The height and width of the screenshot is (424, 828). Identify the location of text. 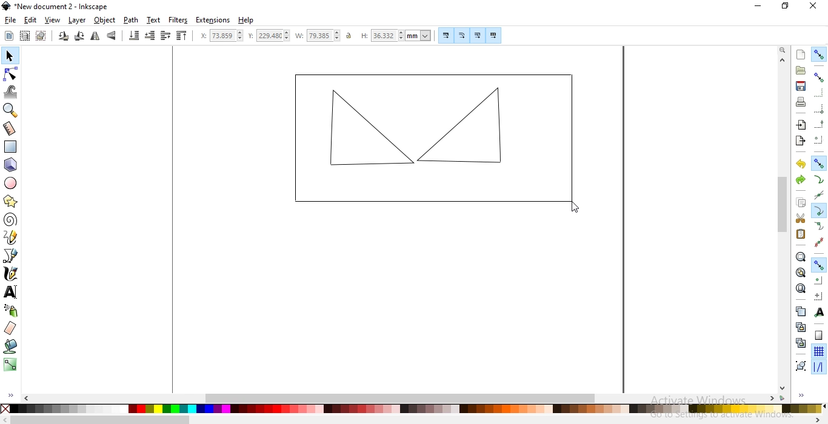
(154, 20).